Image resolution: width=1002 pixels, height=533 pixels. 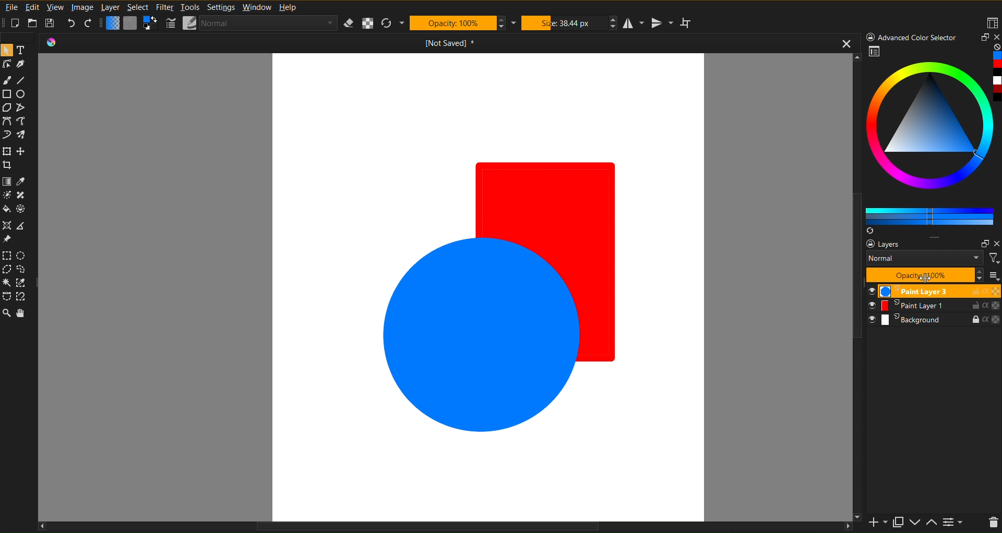 I want to click on Mouse, so click(x=6, y=50).